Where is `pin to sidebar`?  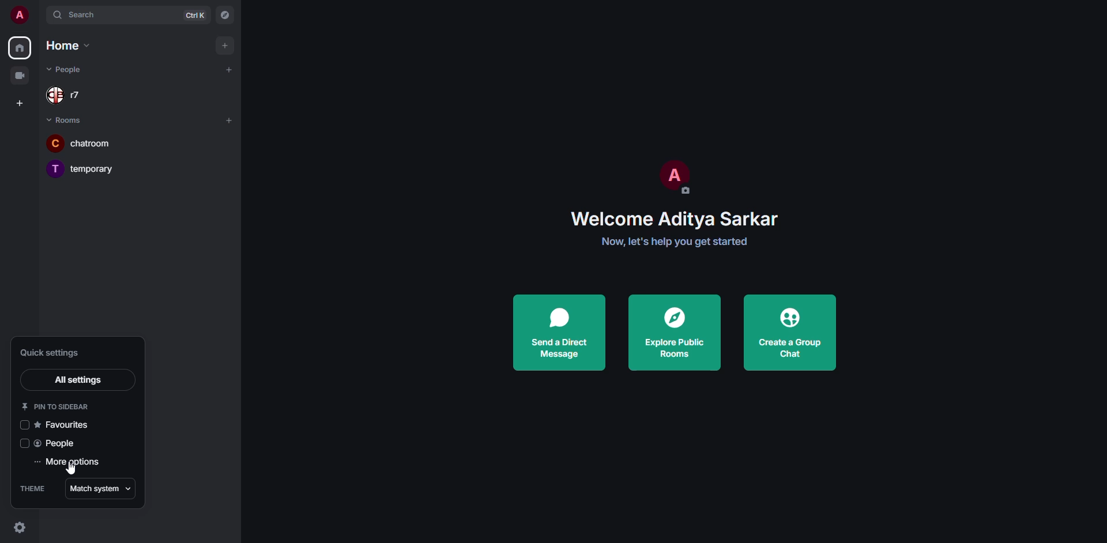
pin to sidebar is located at coordinates (58, 405).